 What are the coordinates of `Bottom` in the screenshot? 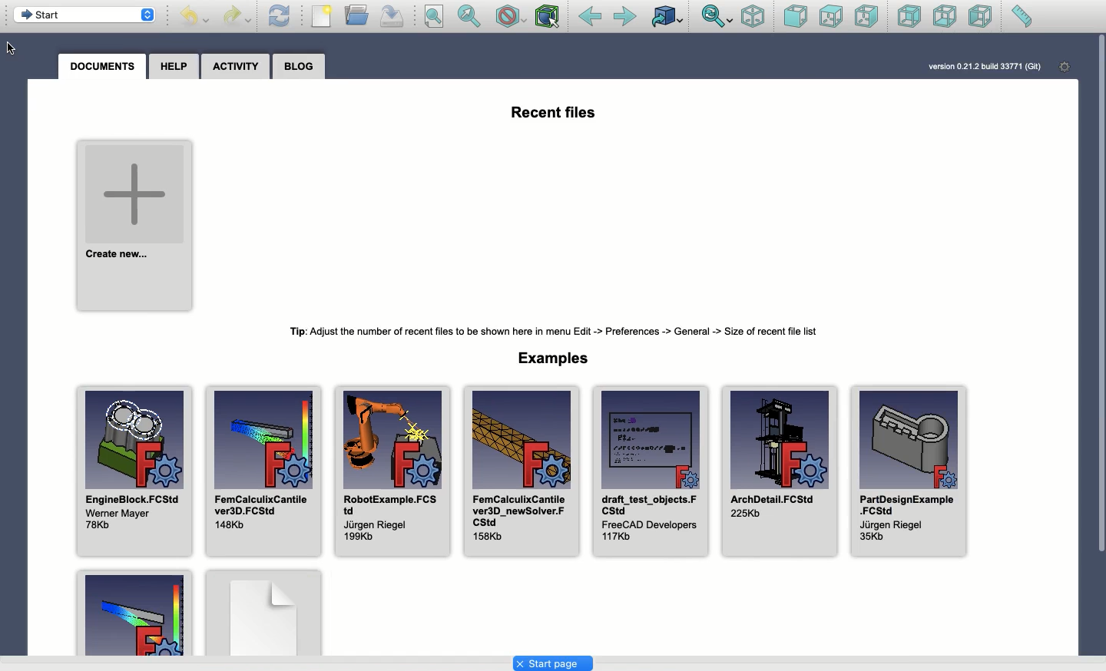 It's located at (945, 17).